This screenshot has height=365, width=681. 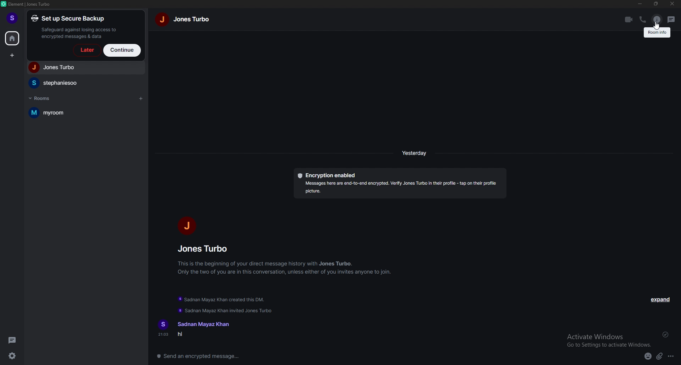 What do you see at coordinates (13, 18) in the screenshot?
I see `profile` at bounding box center [13, 18].